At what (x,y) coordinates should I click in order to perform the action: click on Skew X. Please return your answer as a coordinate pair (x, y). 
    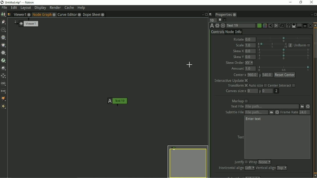
    Looking at the image, I should click on (238, 51).